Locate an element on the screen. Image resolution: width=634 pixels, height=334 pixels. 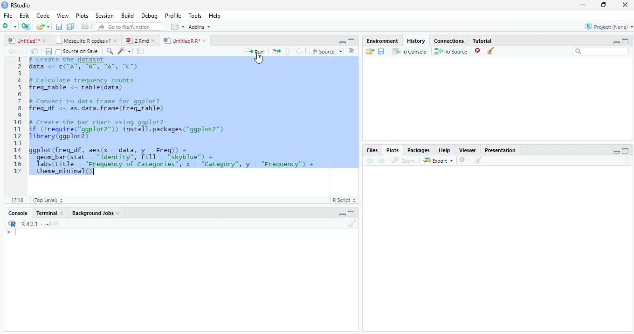
Presentation is located at coordinates (500, 150).